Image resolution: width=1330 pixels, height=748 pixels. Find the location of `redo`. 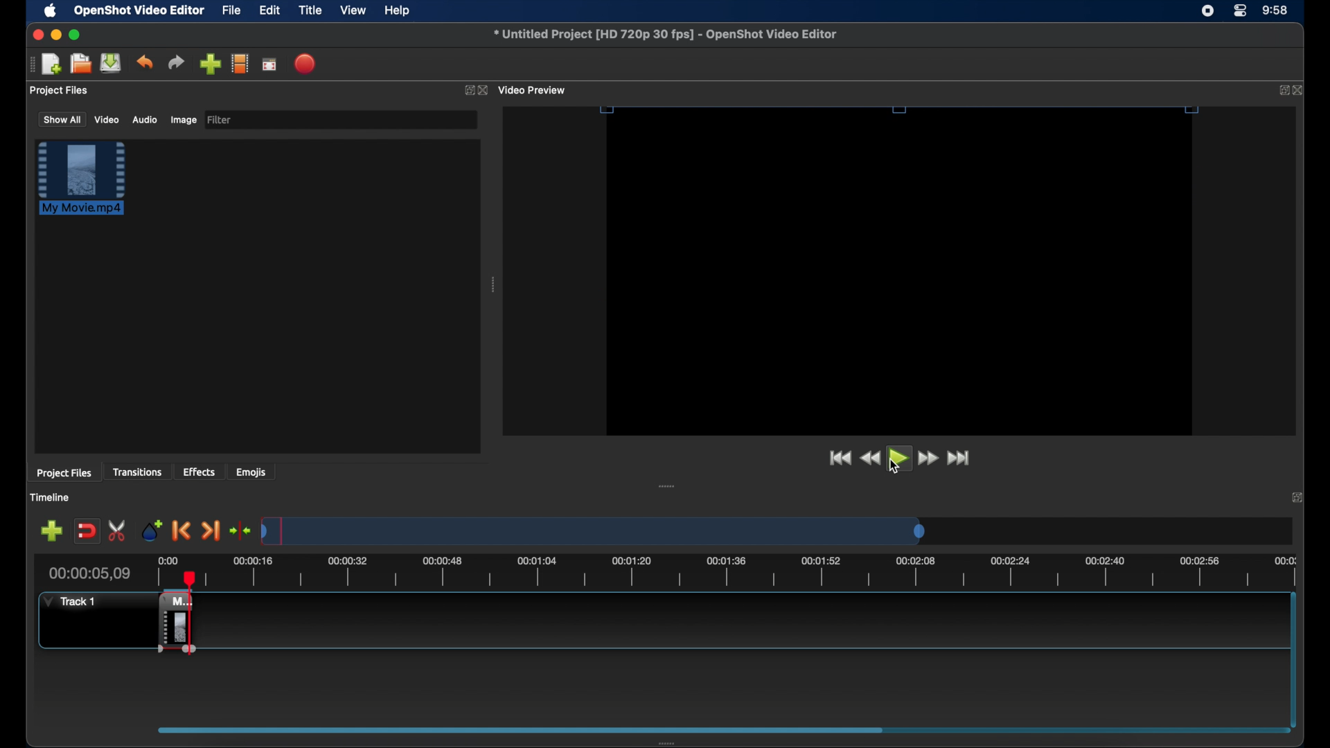

redo is located at coordinates (176, 62).